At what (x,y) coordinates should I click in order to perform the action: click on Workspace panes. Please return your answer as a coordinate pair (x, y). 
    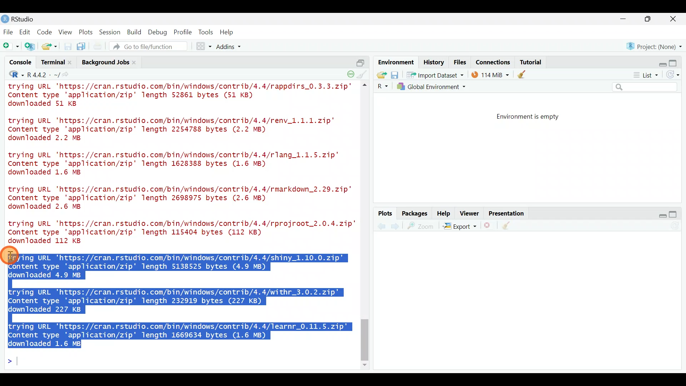
    Looking at the image, I should click on (204, 46).